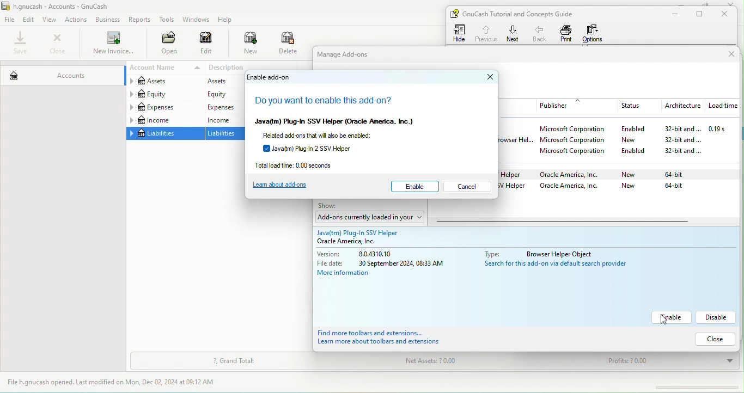 This screenshot has height=393, width=744. What do you see at coordinates (61, 73) in the screenshot?
I see `accounts` at bounding box center [61, 73].